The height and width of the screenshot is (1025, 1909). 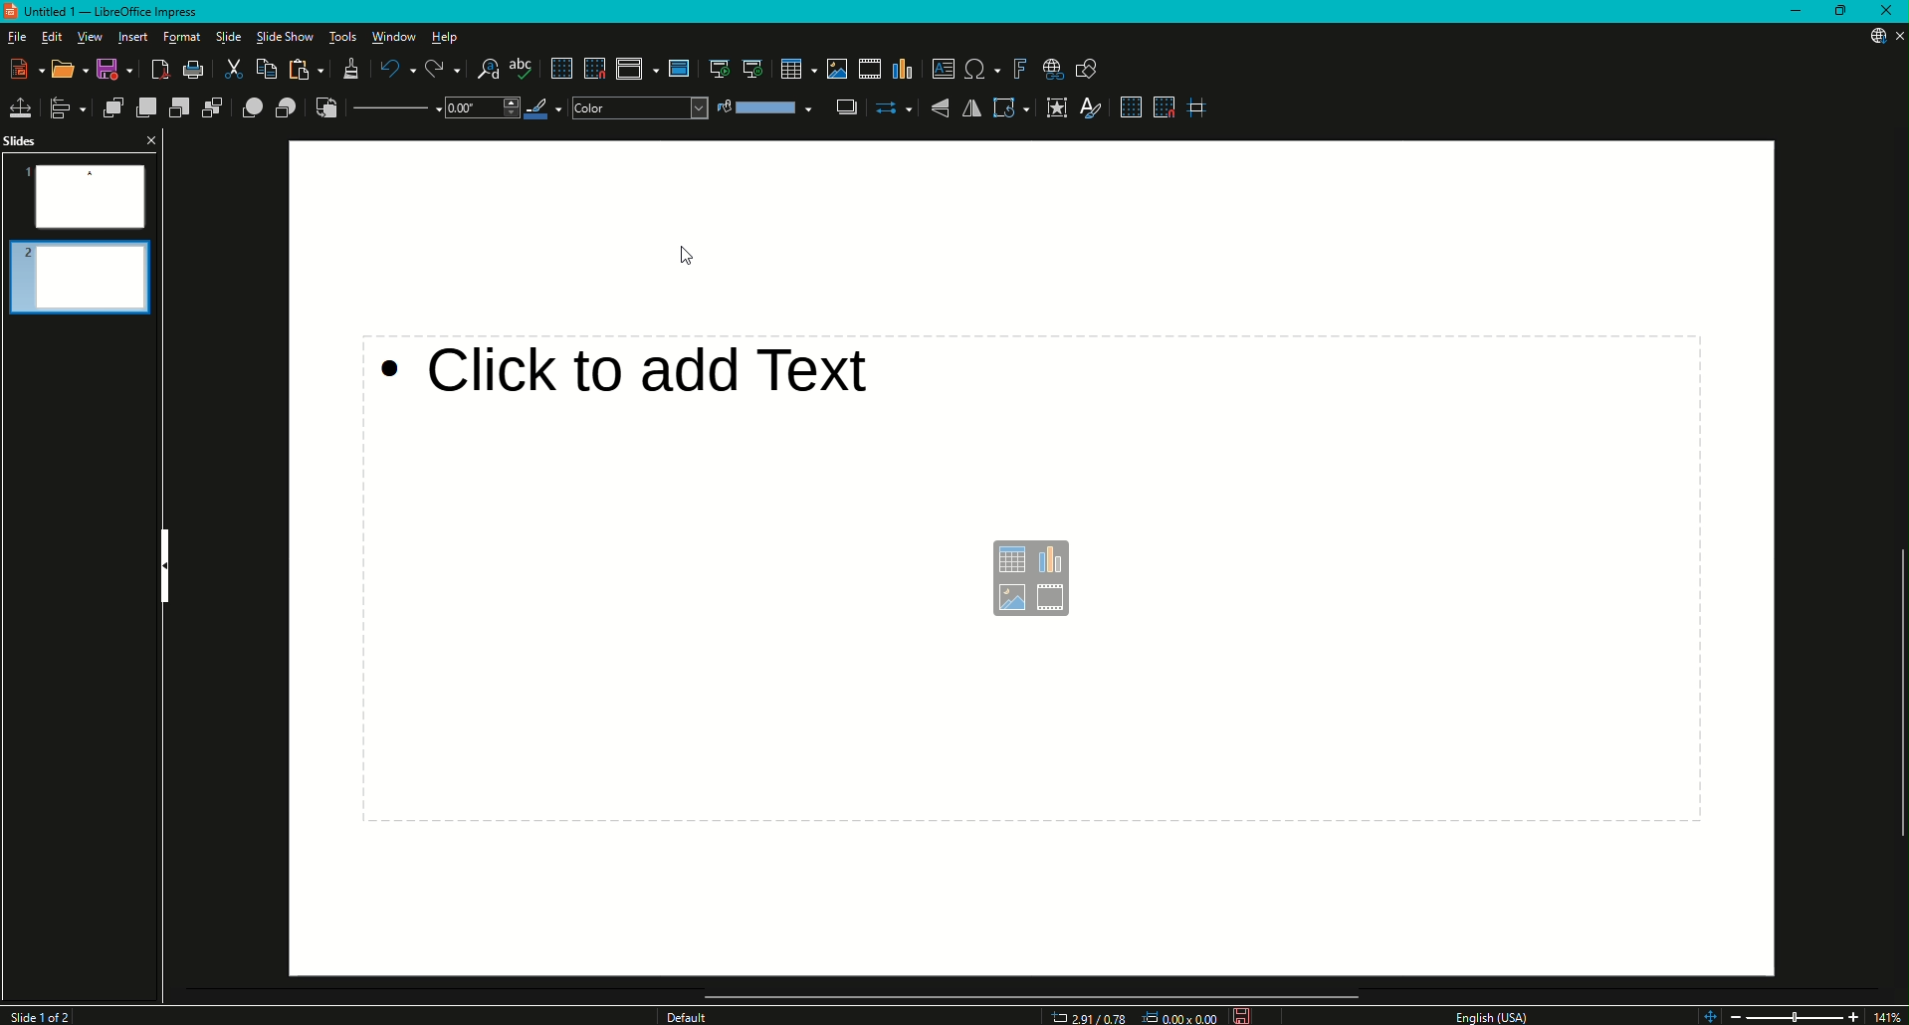 What do you see at coordinates (109, 107) in the screenshot?
I see `Bring to Front` at bounding box center [109, 107].